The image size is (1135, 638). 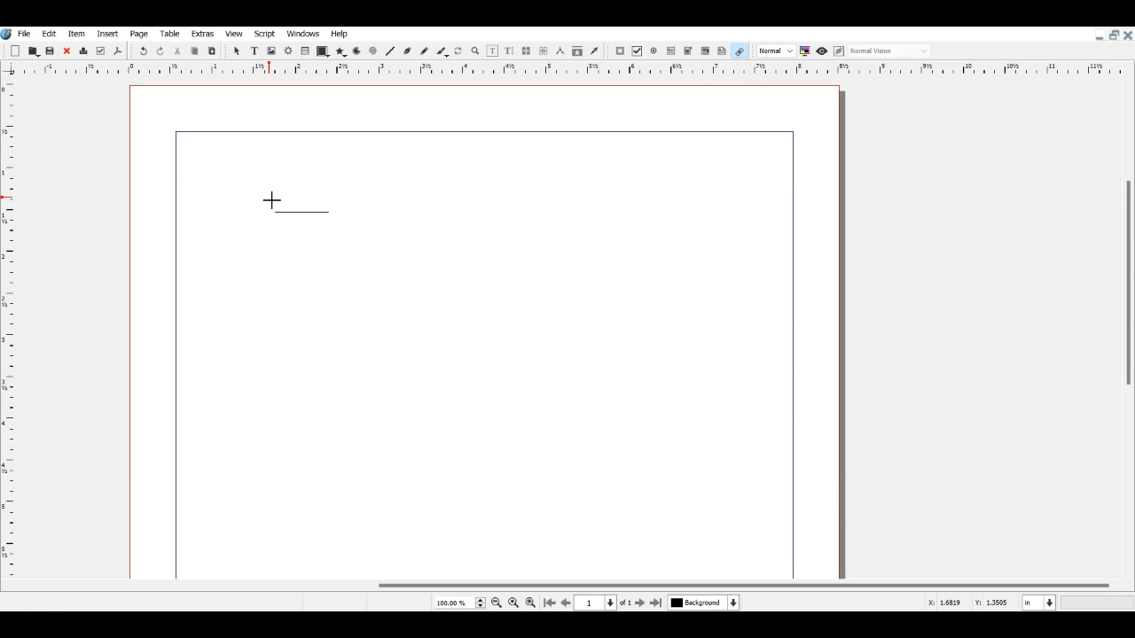 I want to click on Page, so click(x=139, y=34).